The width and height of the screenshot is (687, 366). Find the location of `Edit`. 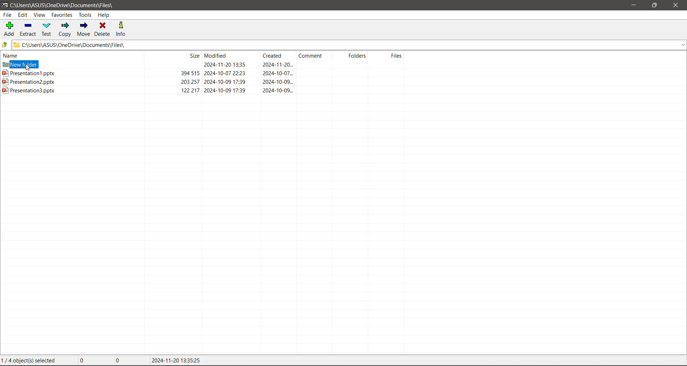

Edit is located at coordinates (23, 15).